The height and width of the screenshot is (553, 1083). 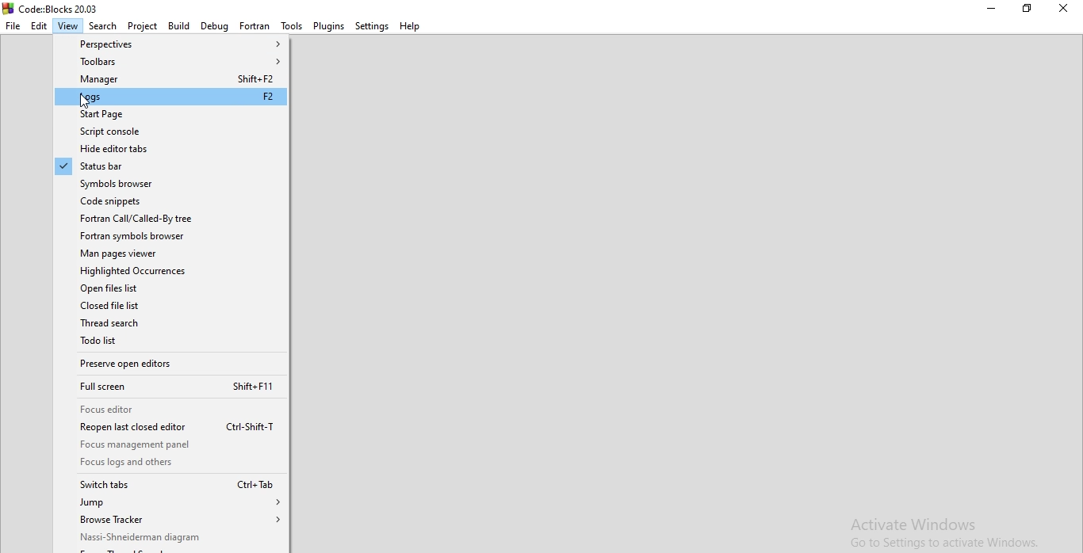 I want to click on File, so click(x=13, y=25).